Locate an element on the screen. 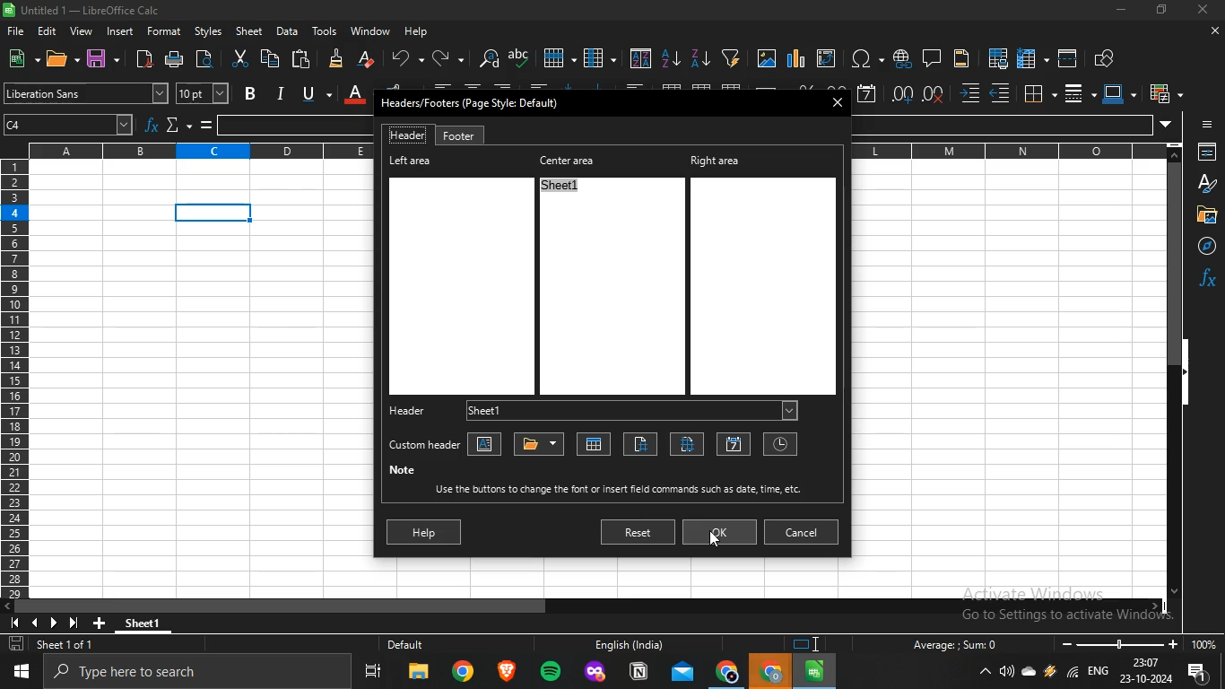 Image resolution: width=1225 pixels, height=689 pixels. date and time is located at coordinates (1145, 672).